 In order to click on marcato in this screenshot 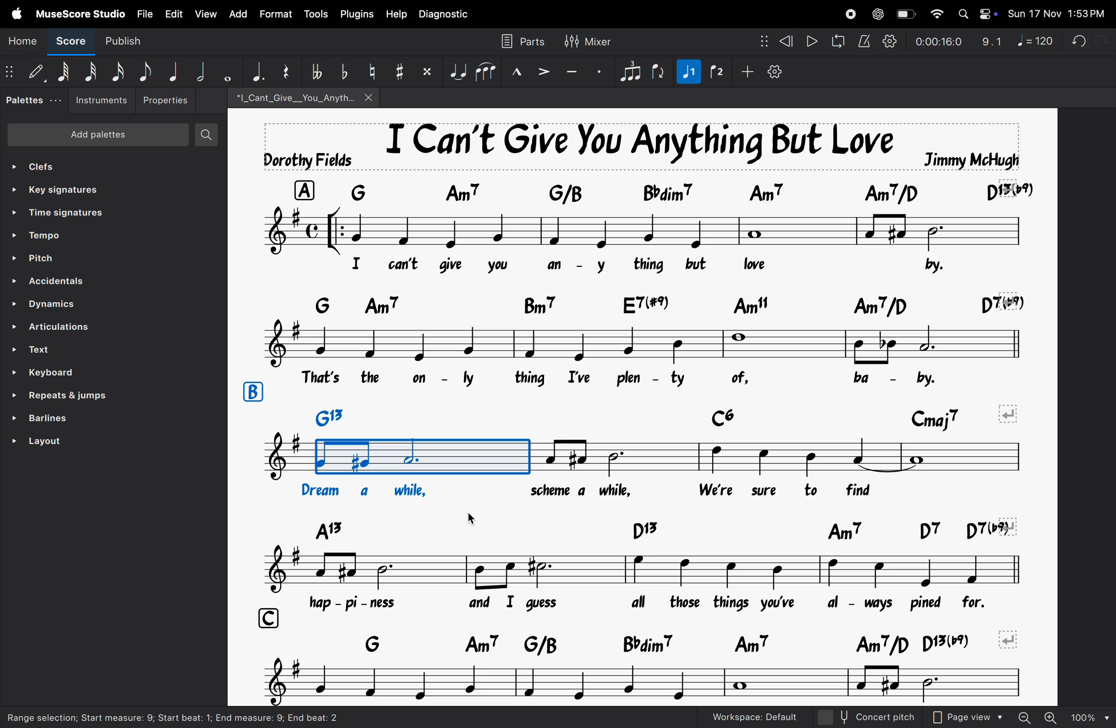, I will do `click(519, 72)`.